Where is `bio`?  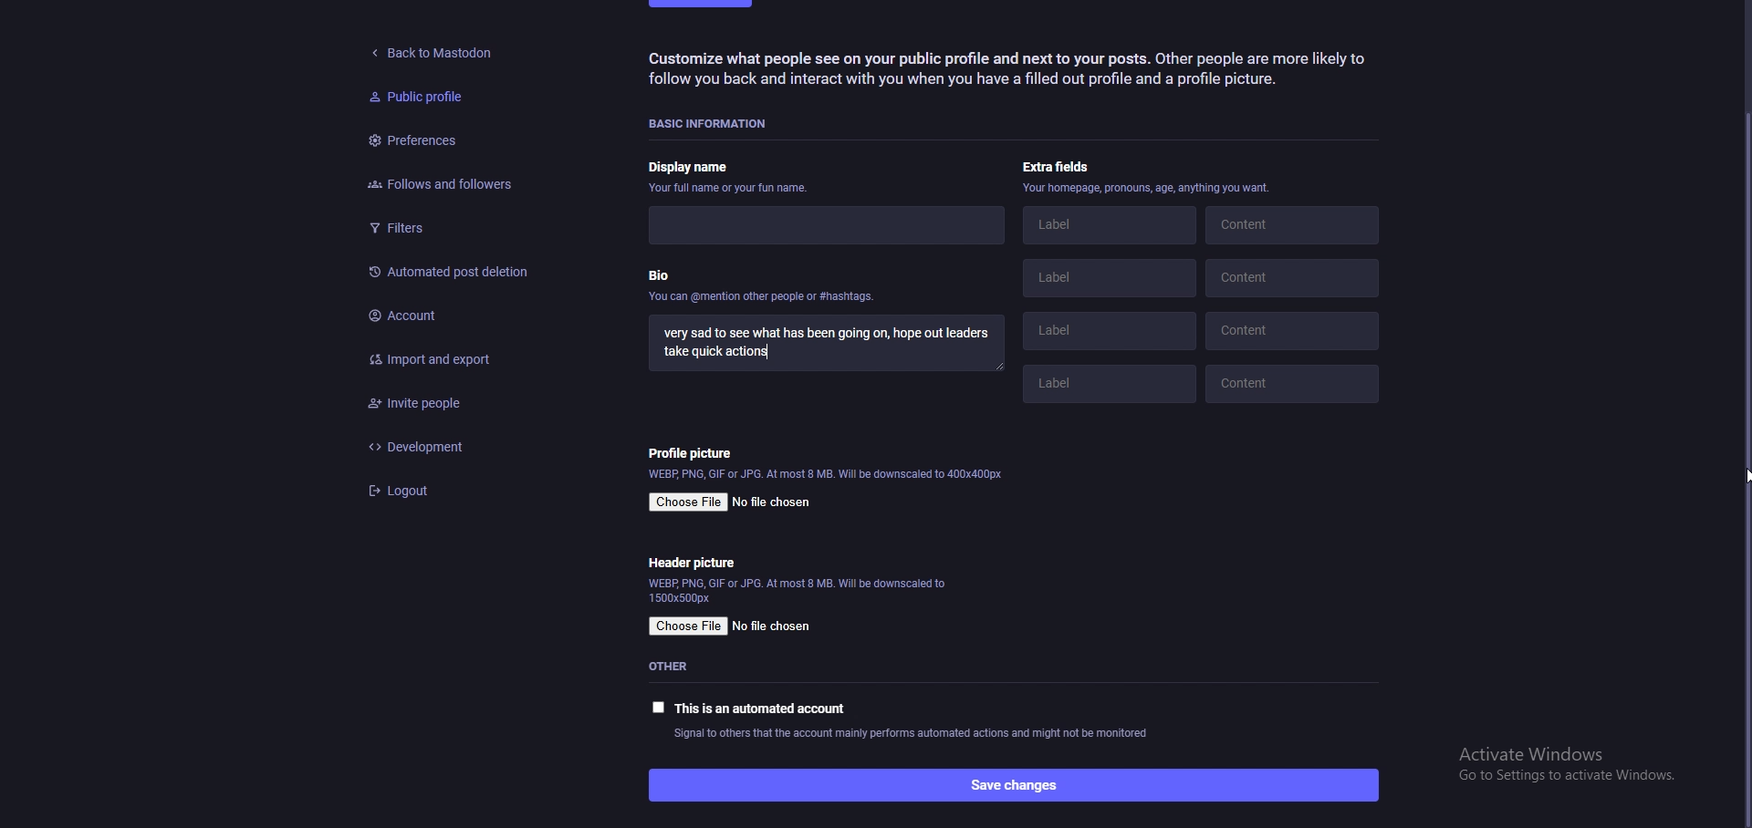 bio is located at coordinates (828, 346).